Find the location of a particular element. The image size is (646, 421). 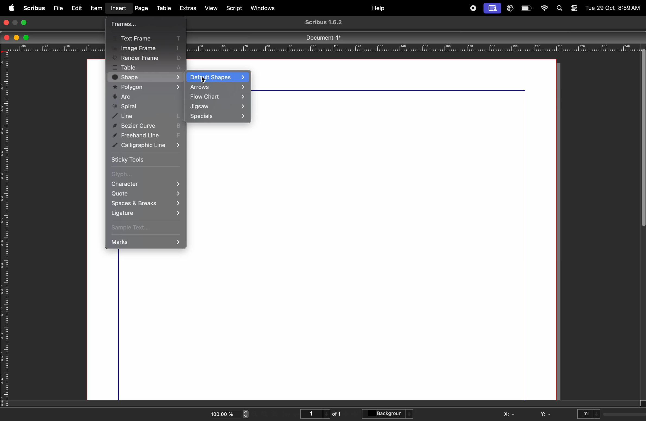

frames is located at coordinates (142, 24).